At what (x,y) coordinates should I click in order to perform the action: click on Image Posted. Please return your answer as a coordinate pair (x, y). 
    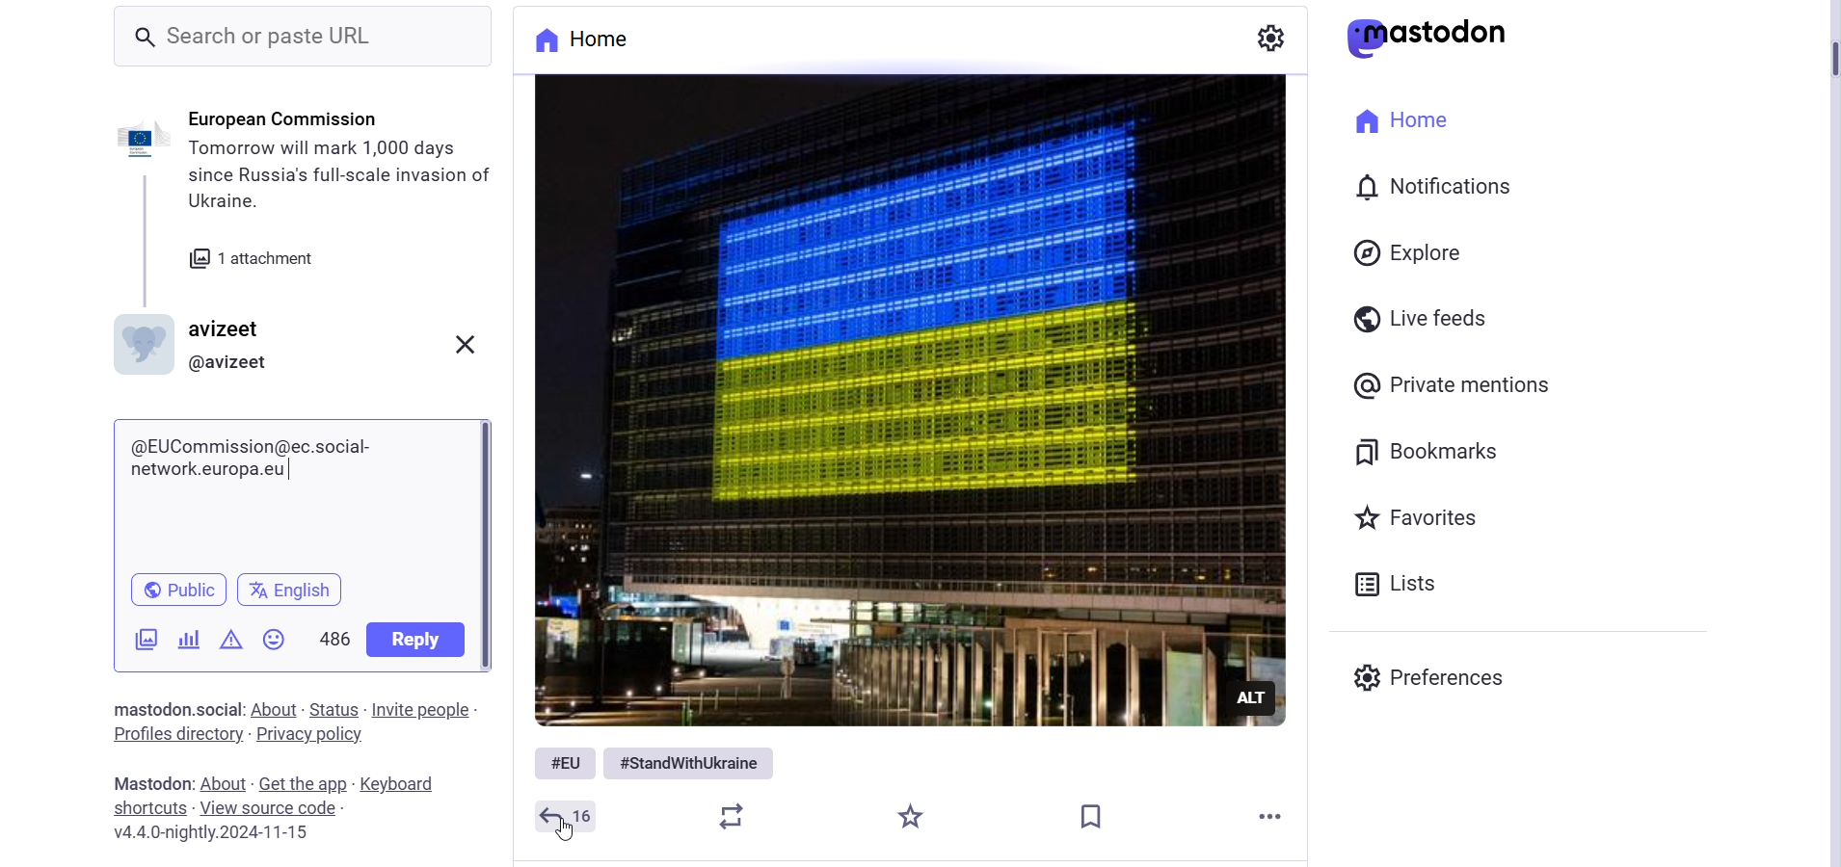
    Looking at the image, I should click on (899, 401).